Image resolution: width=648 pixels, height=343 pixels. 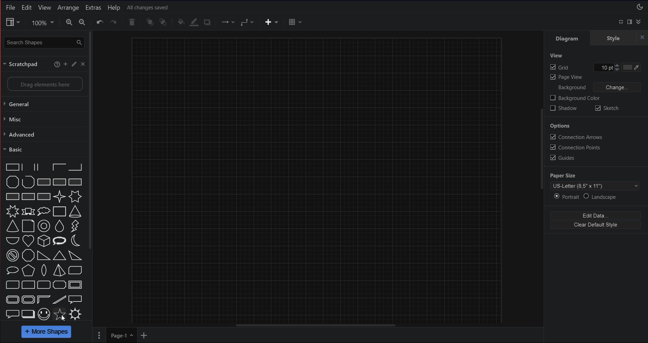 What do you see at coordinates (630, 22) in the screenshot?
I see `Format` at bounding box center [630, 22].